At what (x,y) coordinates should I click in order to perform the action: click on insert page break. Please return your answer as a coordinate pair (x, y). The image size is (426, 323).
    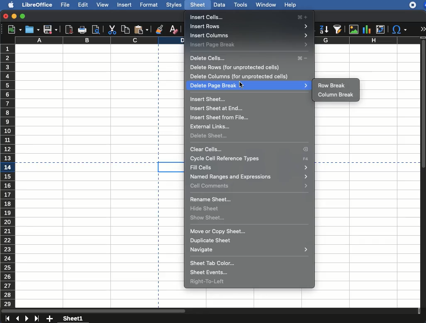
    Looking at the image, I should click on (249, 45).